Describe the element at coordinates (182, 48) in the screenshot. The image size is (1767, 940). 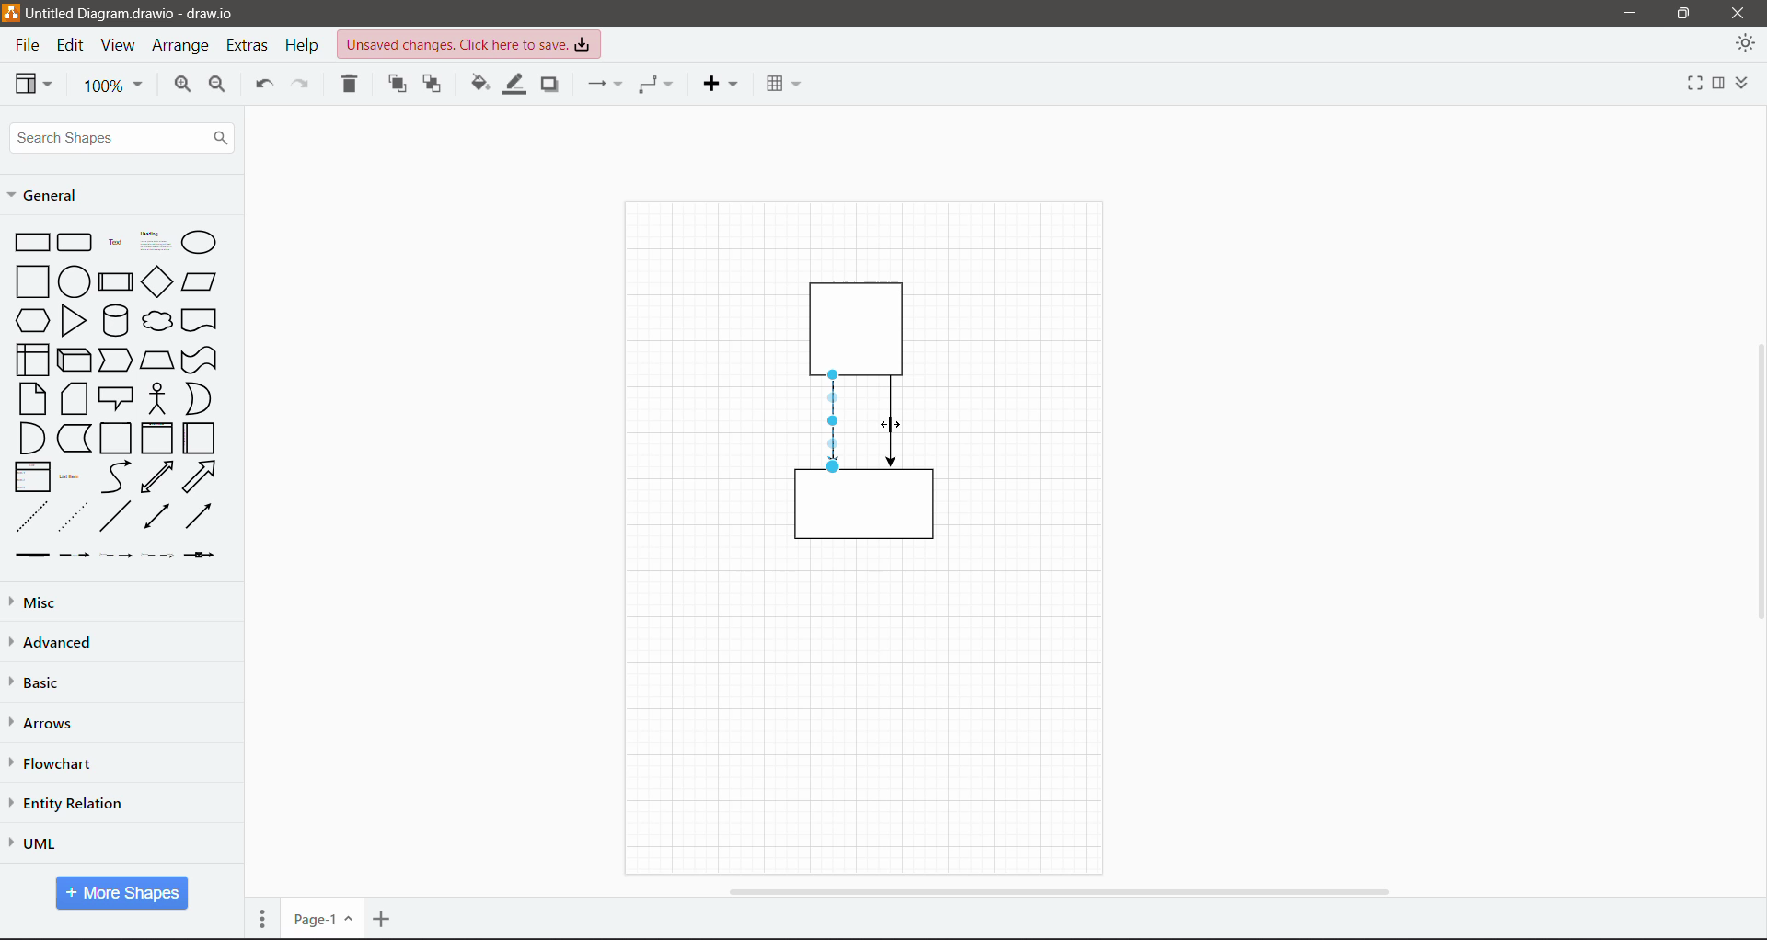
I see `Arrange` at that location.